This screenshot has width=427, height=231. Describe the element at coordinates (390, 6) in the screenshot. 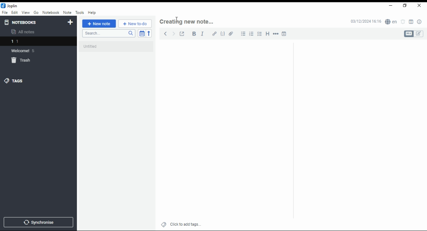

I see `minimize` at that location.